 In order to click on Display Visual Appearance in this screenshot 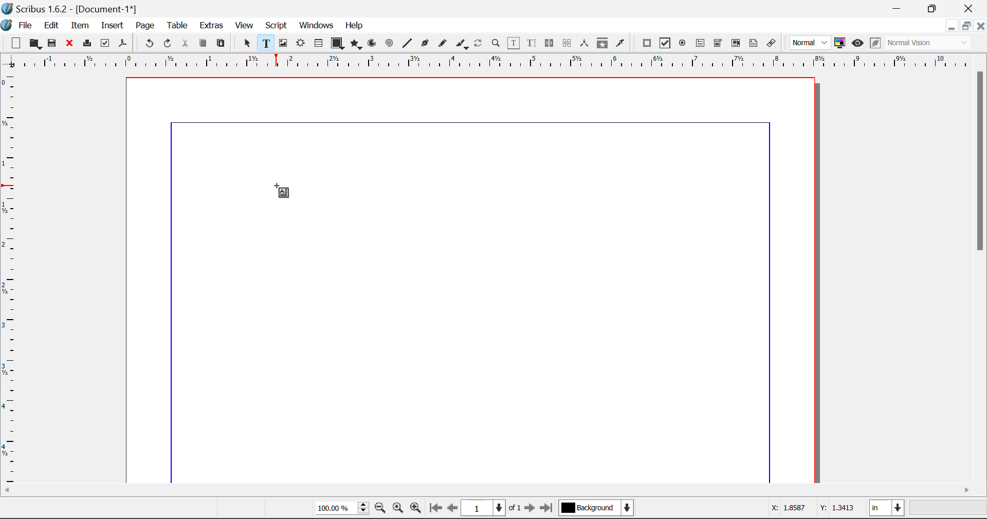, I will do `click(932, 43)`.